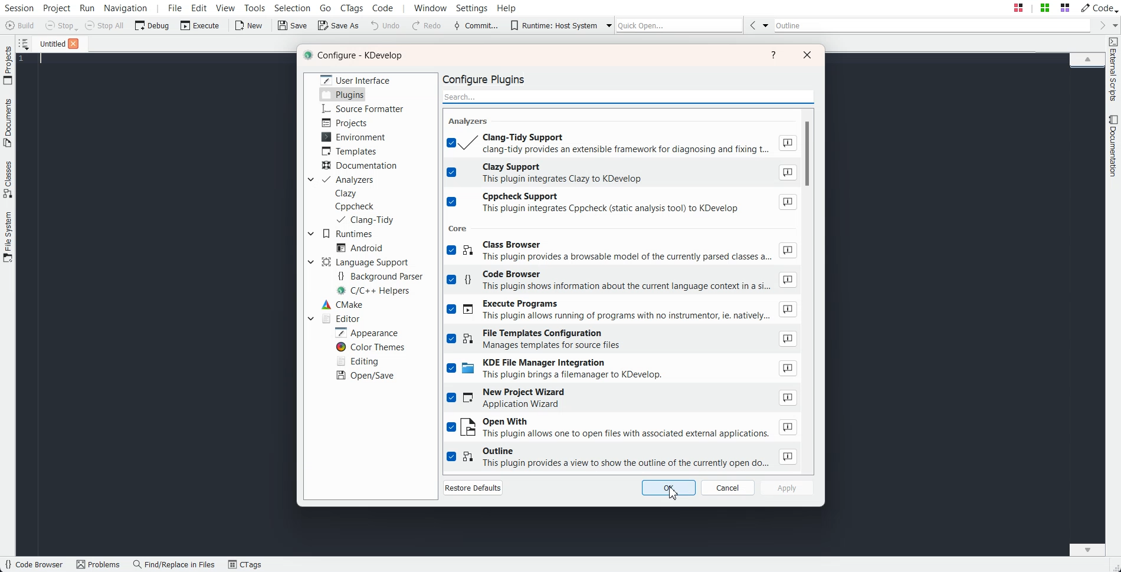 The height and width of the screenshot is (572, 1121). I want to click on Plugin Selected, so click(343, 94).